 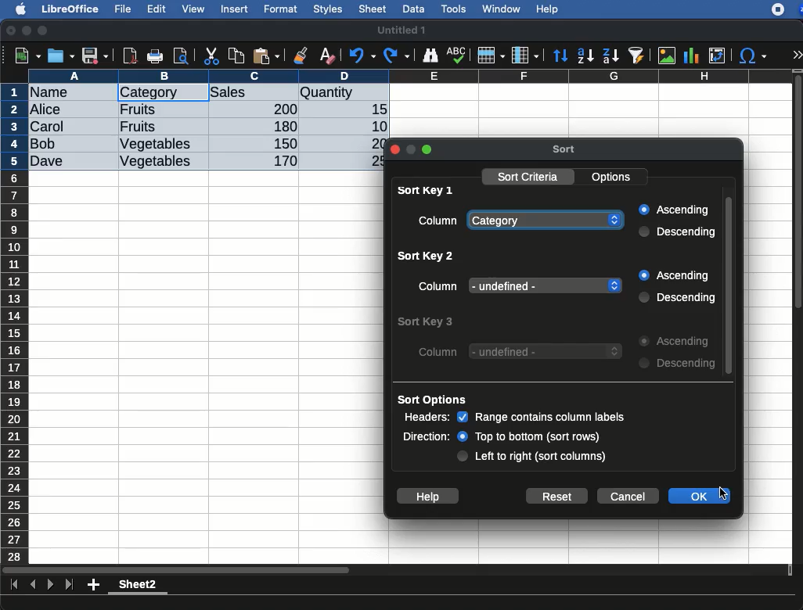 What do you see at coordinates (69, 585) in the screenshot?
I see `last sheet` at bounding box center [69, 585].